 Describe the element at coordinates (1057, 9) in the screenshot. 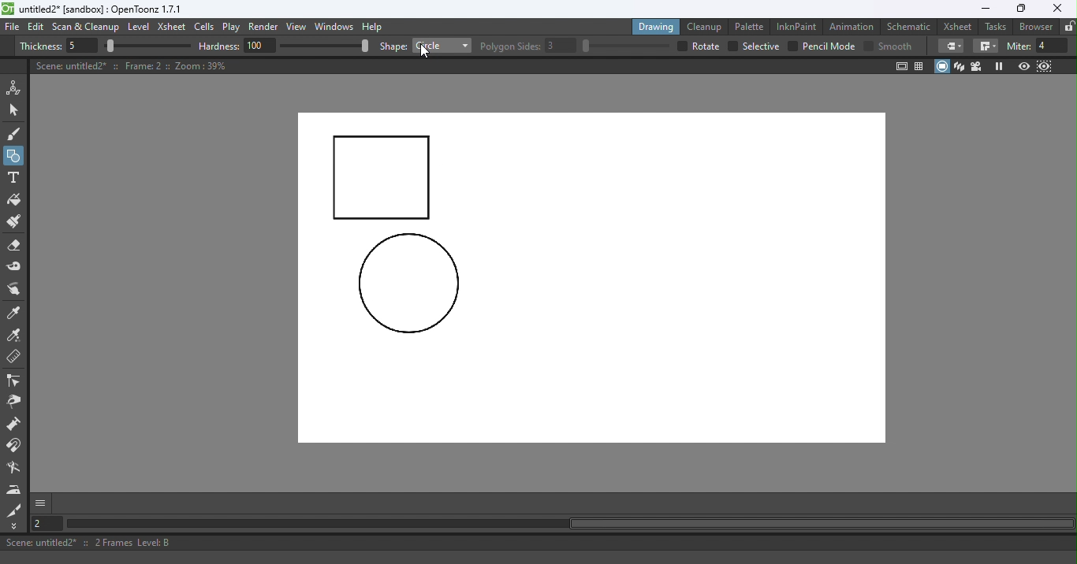

I see `Close` at that location.